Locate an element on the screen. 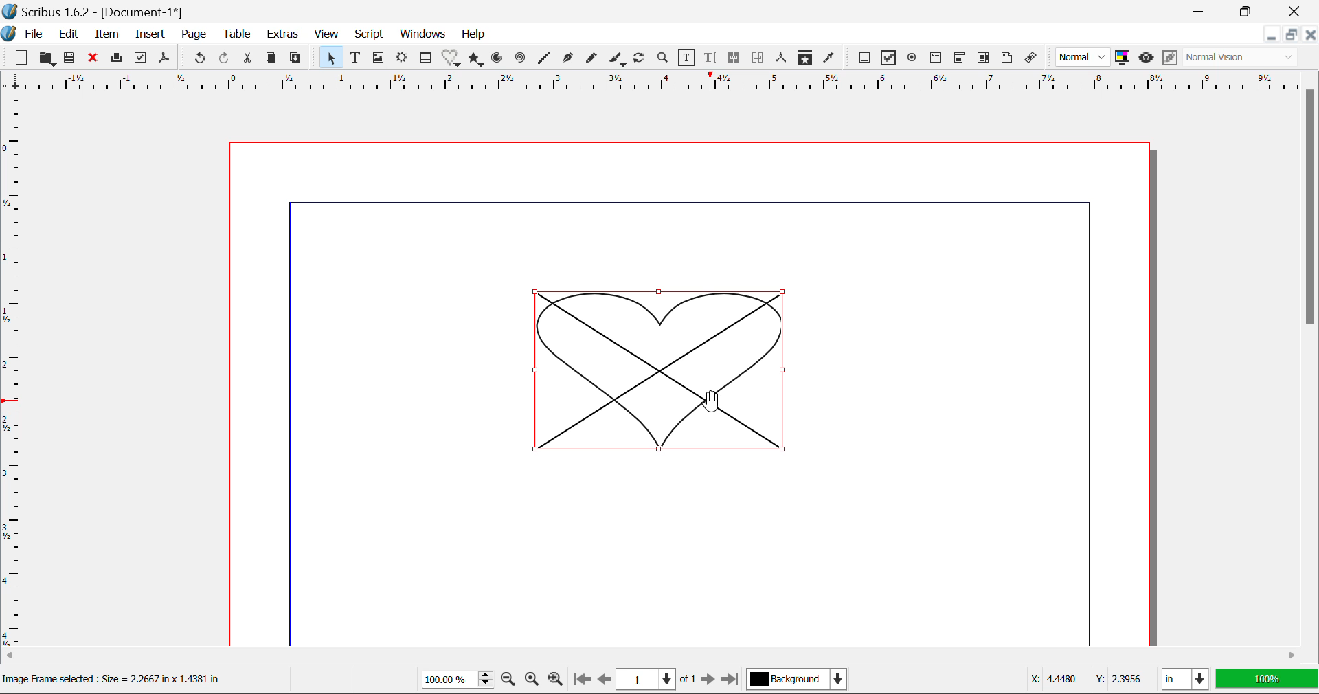  Scribus 1.6.2 - [Document-1*] is located at coordinates (95, 12).